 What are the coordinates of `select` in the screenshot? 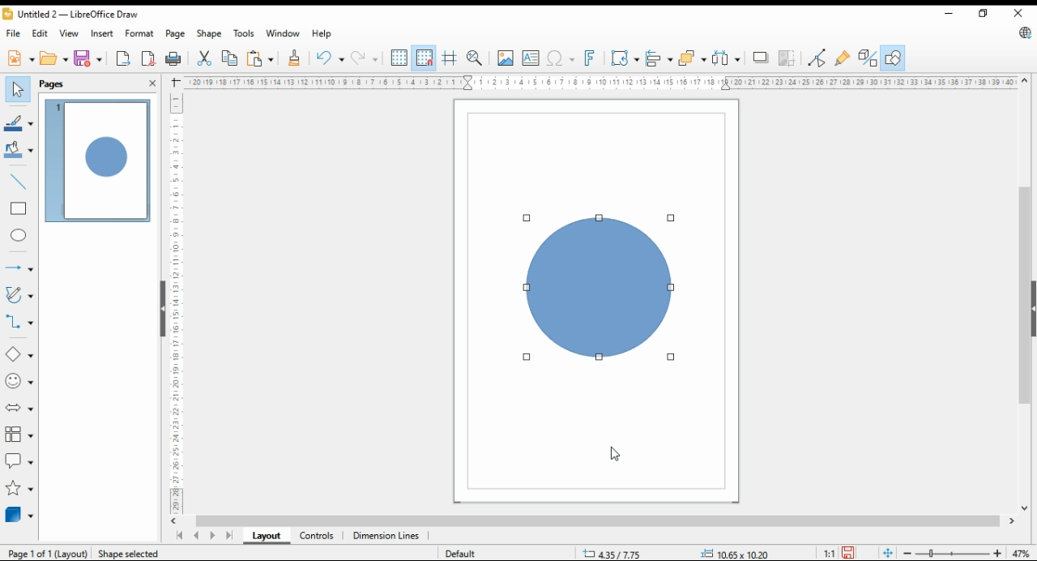 It's located at (18, 89).